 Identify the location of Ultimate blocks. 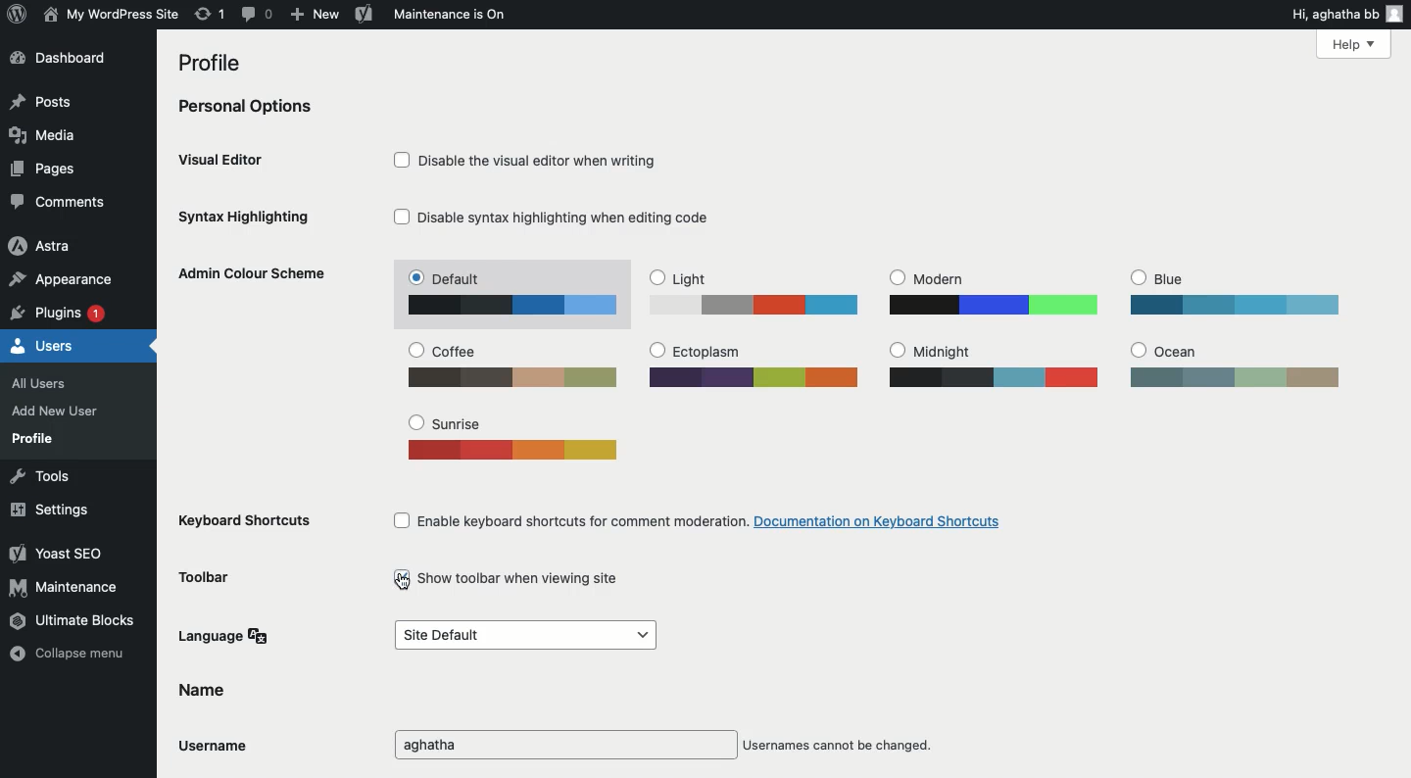
(74, 621).